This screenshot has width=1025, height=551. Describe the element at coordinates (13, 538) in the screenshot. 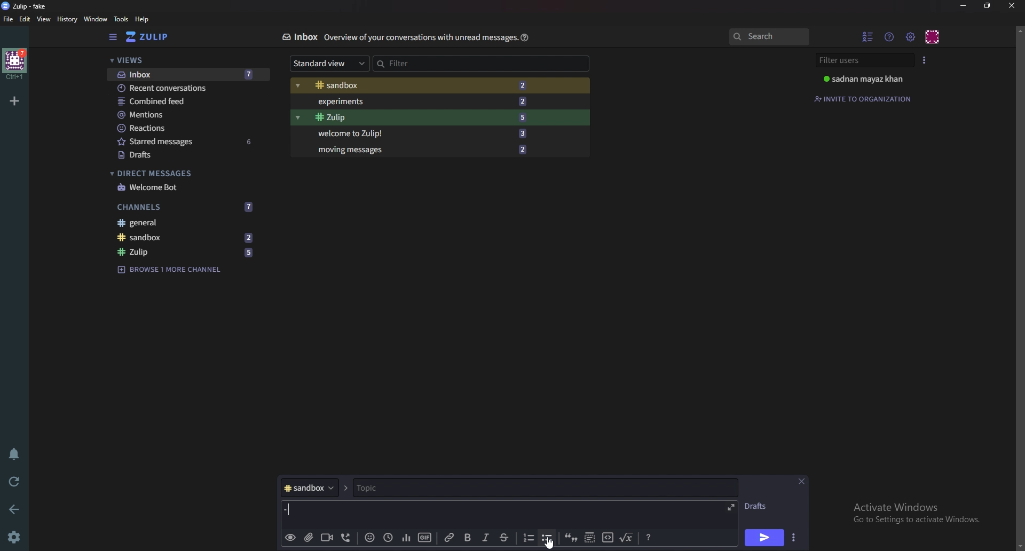

I see `Settings` at that location.